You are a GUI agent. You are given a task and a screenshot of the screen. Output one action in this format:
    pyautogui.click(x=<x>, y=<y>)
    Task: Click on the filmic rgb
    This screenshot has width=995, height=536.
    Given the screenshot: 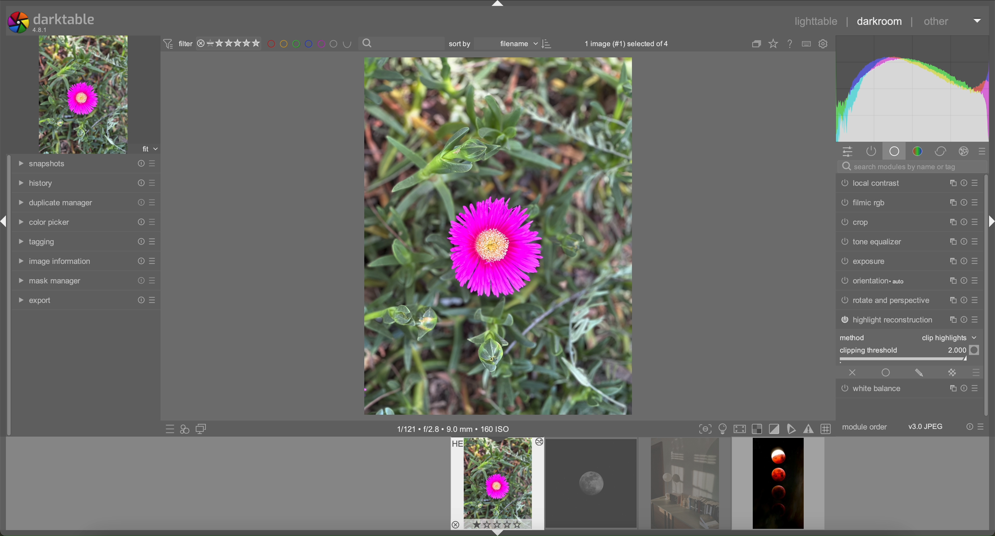 What is the action you would take?
    pyautogui.click(x=863, y=203)
    